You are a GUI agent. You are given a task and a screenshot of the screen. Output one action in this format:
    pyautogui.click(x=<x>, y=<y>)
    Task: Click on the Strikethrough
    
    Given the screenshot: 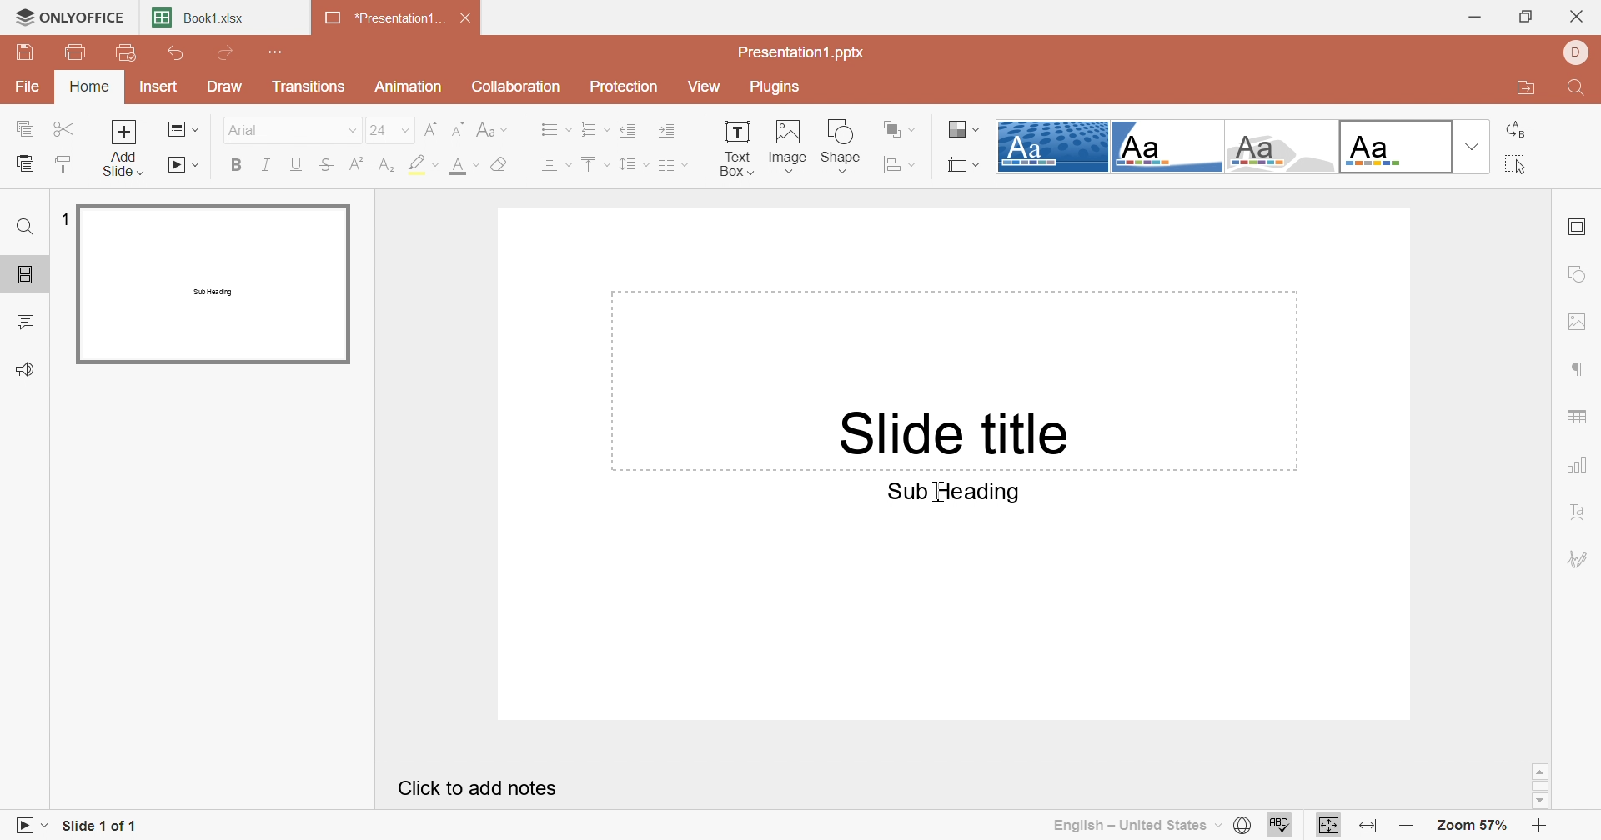 What is the action you would take?
    pyautogui.click(x=328, y=164)
    